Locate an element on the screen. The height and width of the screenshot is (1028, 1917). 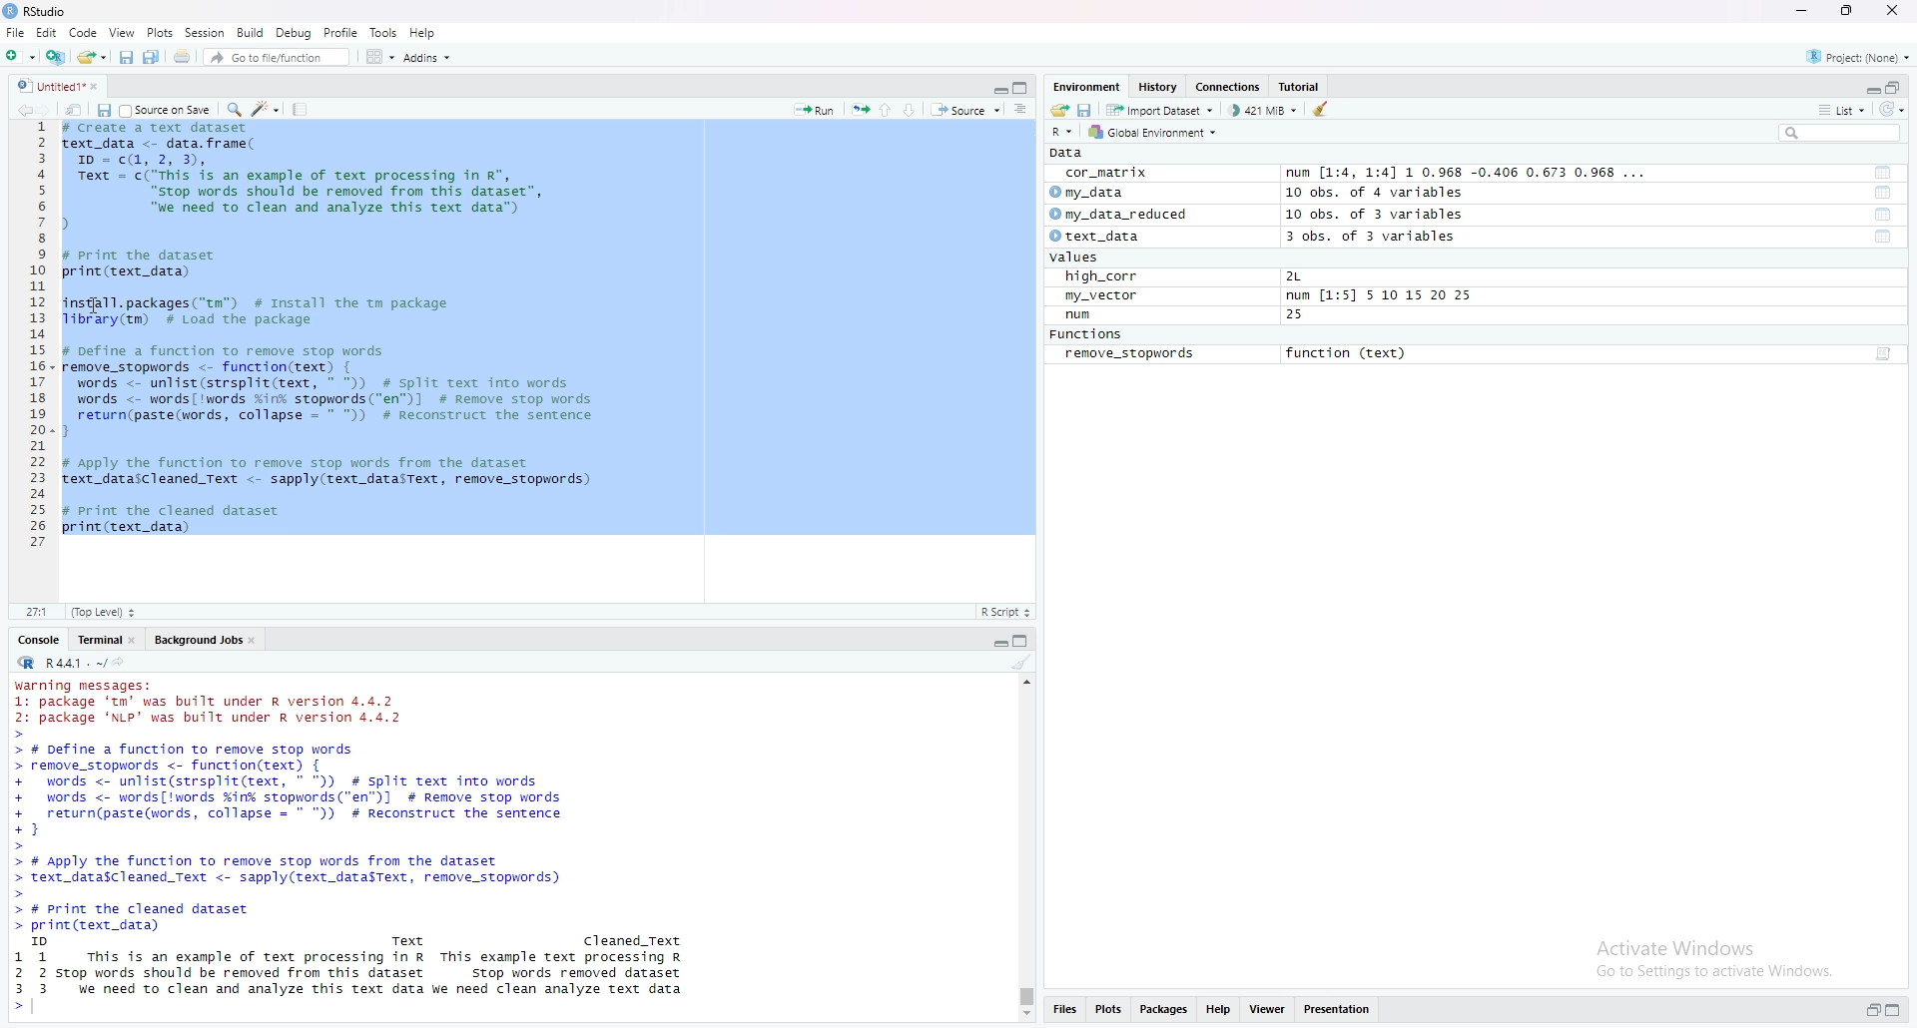
 my data is located at coordinates (1088, 191).